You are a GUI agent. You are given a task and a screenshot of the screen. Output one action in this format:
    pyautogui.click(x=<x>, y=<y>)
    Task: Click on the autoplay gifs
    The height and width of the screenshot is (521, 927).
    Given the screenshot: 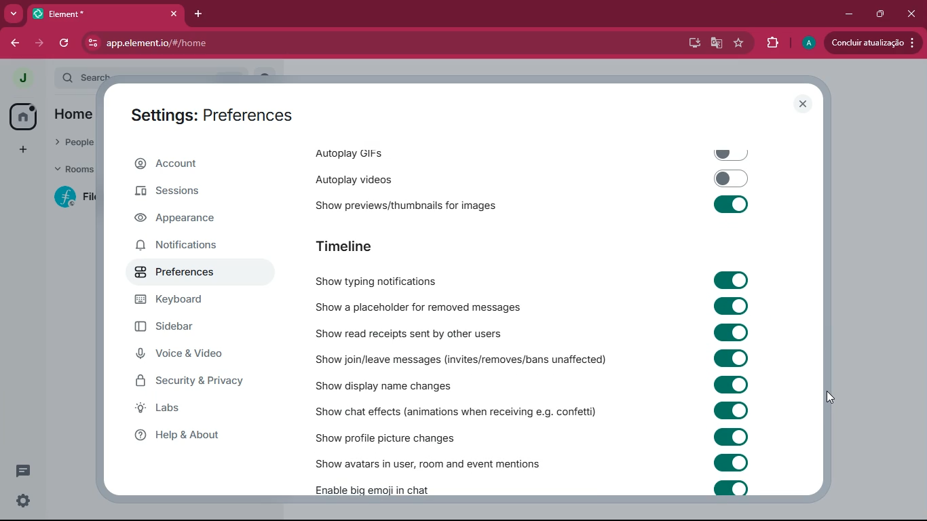 What is the action you would take?
    pyautogui.click(x=541, y=151)
    